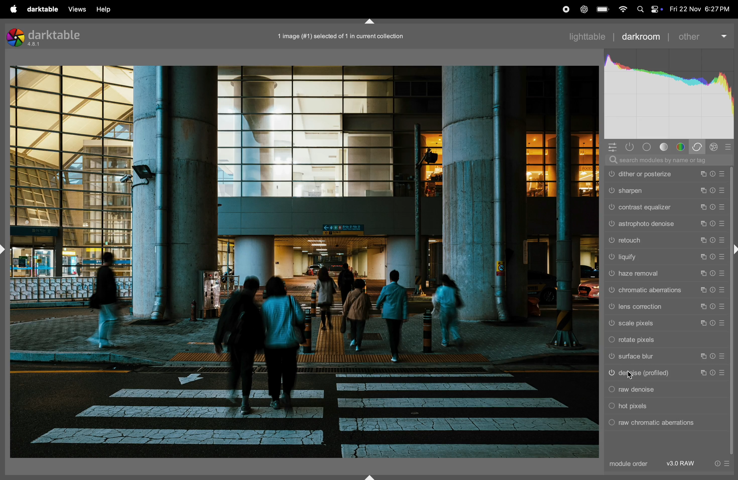 The image size is (738, 480). Describe the element at coordinates (653, 466) in the screenshot. I see `Module order` at that location.